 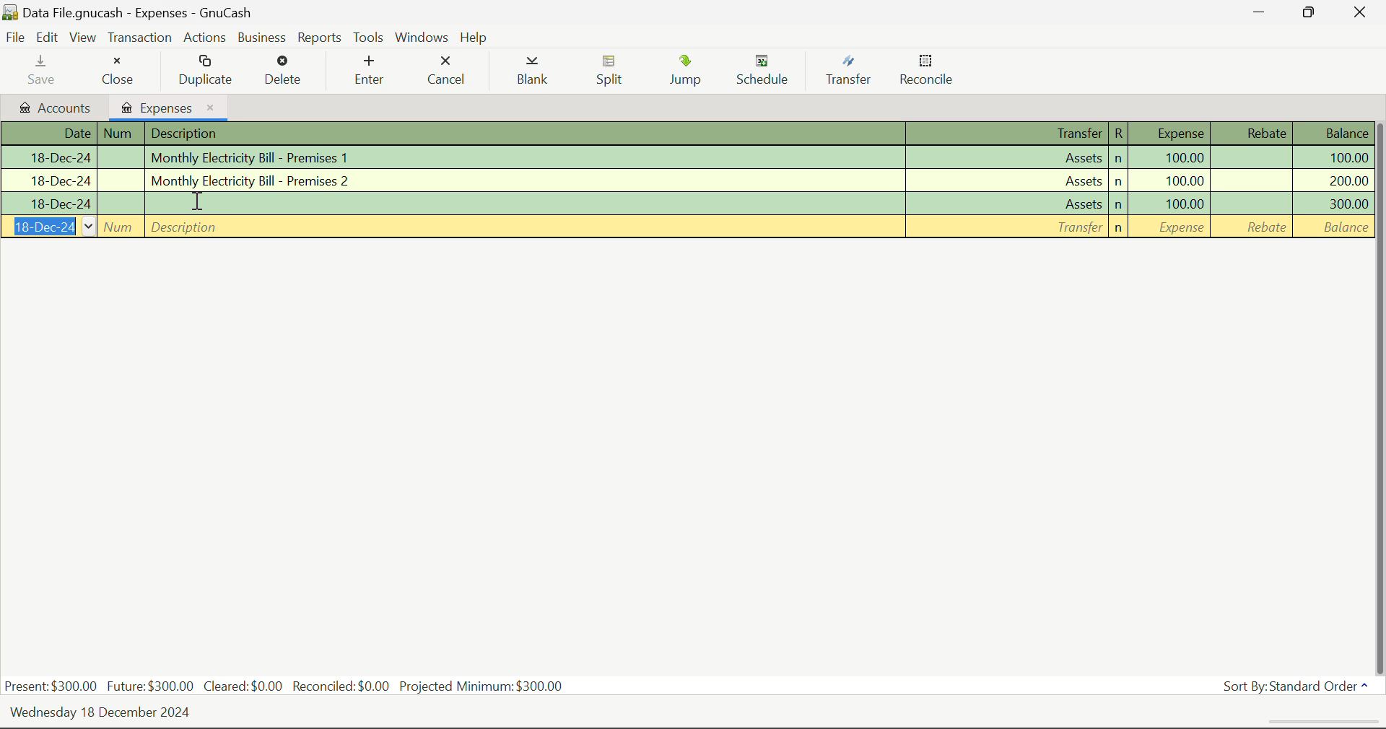 I want to click on Cancel, so click(x=450, y=72).